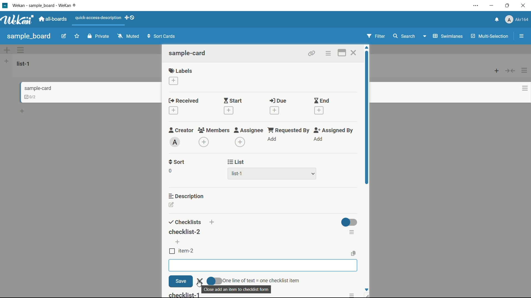 Image resolution: width=531 pixels, height=298 pixels. Describe the element at coordinates (352, 231) in the screenshot. I see `checklist actions` at that location.